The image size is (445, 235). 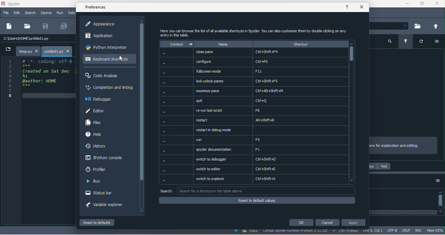 What do you see at coordinates (436, 230) in the screenshot?
I see `mem 93%` at bounding box center [436, 230].